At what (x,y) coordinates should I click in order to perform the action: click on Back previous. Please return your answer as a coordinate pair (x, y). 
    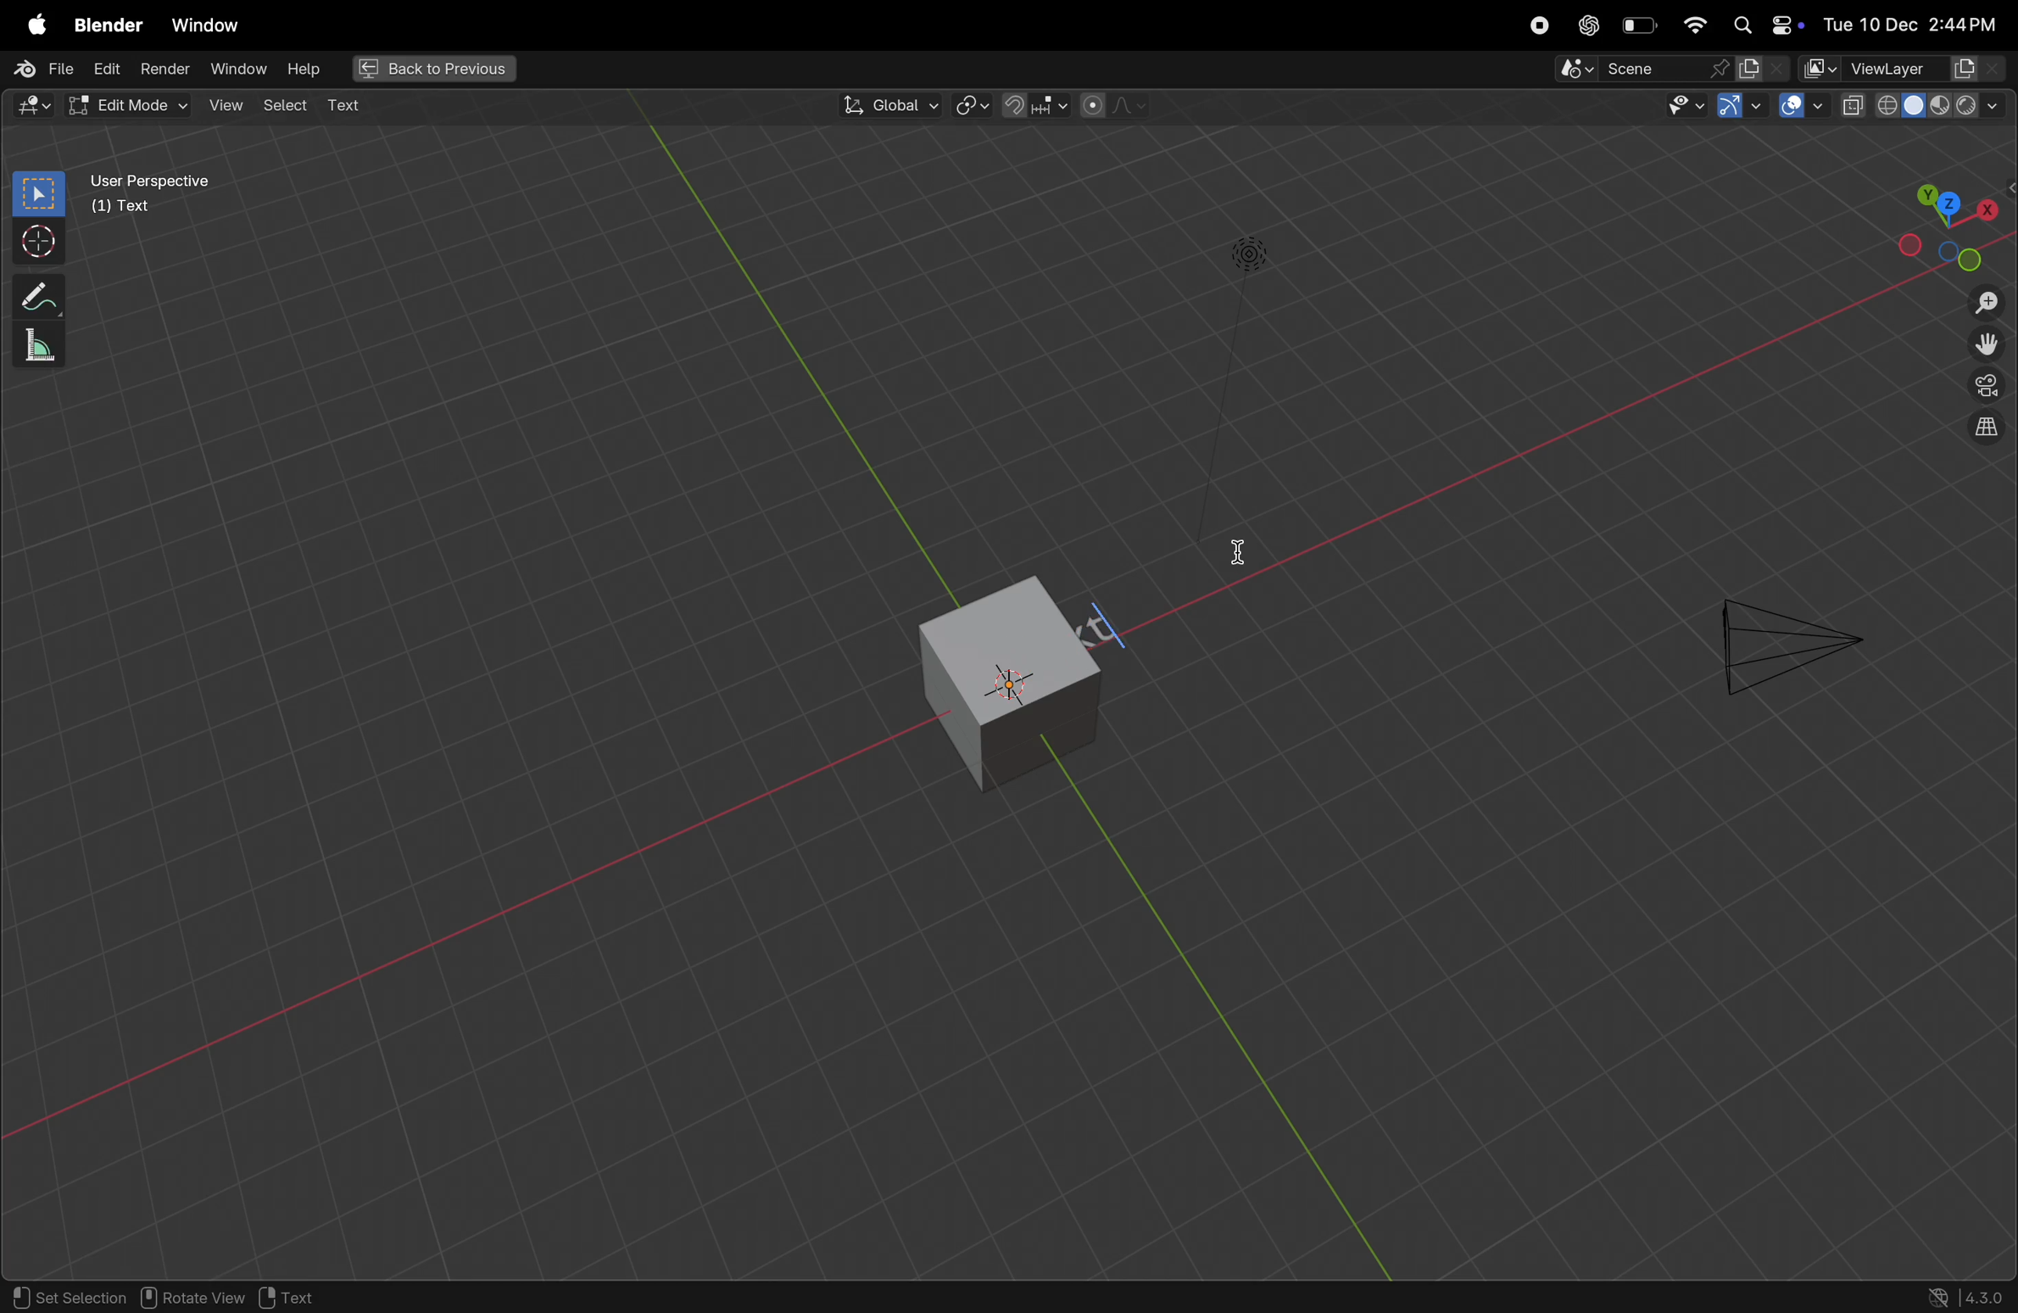
    Looking at the image, I should click on (434, 70).